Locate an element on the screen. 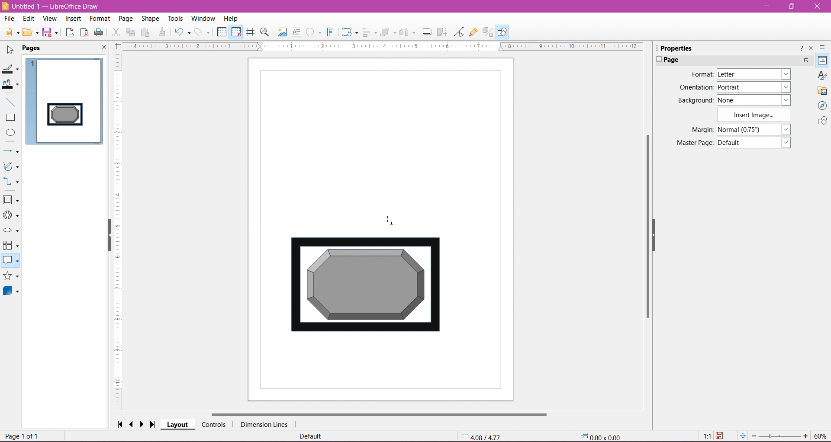  Undo is located at coordinates (182, 32).